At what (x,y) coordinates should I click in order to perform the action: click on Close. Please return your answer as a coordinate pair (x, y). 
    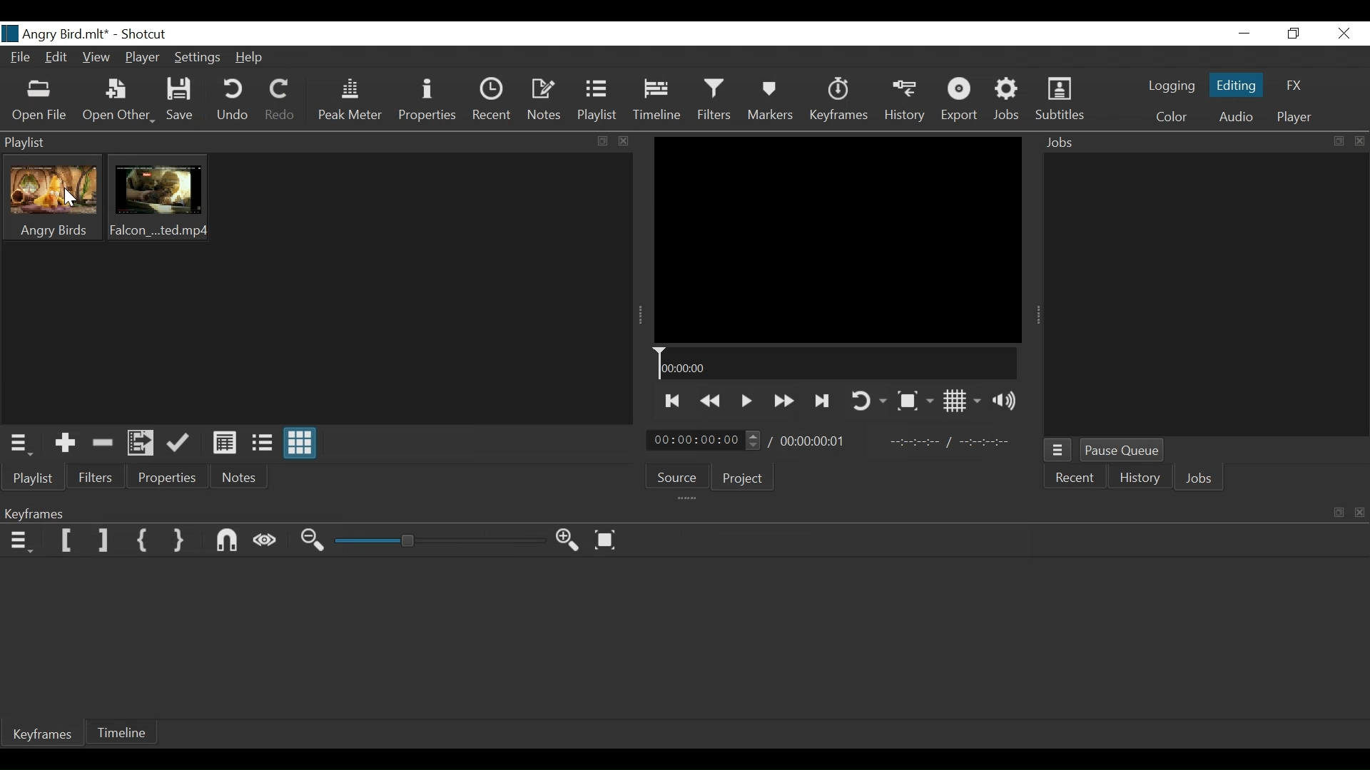
    Looking at the image, I should click on (1341, 34).